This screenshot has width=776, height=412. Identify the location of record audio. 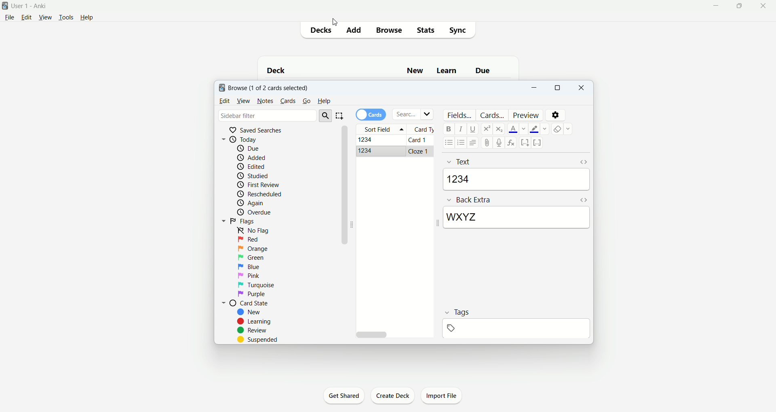
(499, 143).